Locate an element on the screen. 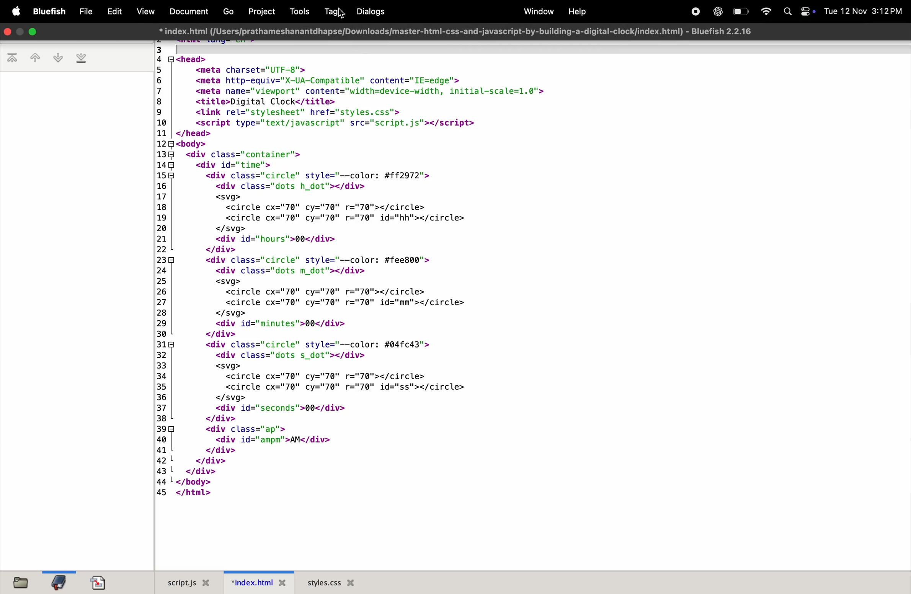 The height and width of the screenshot is (594, 911). battery is located at coordinates (740, 11).